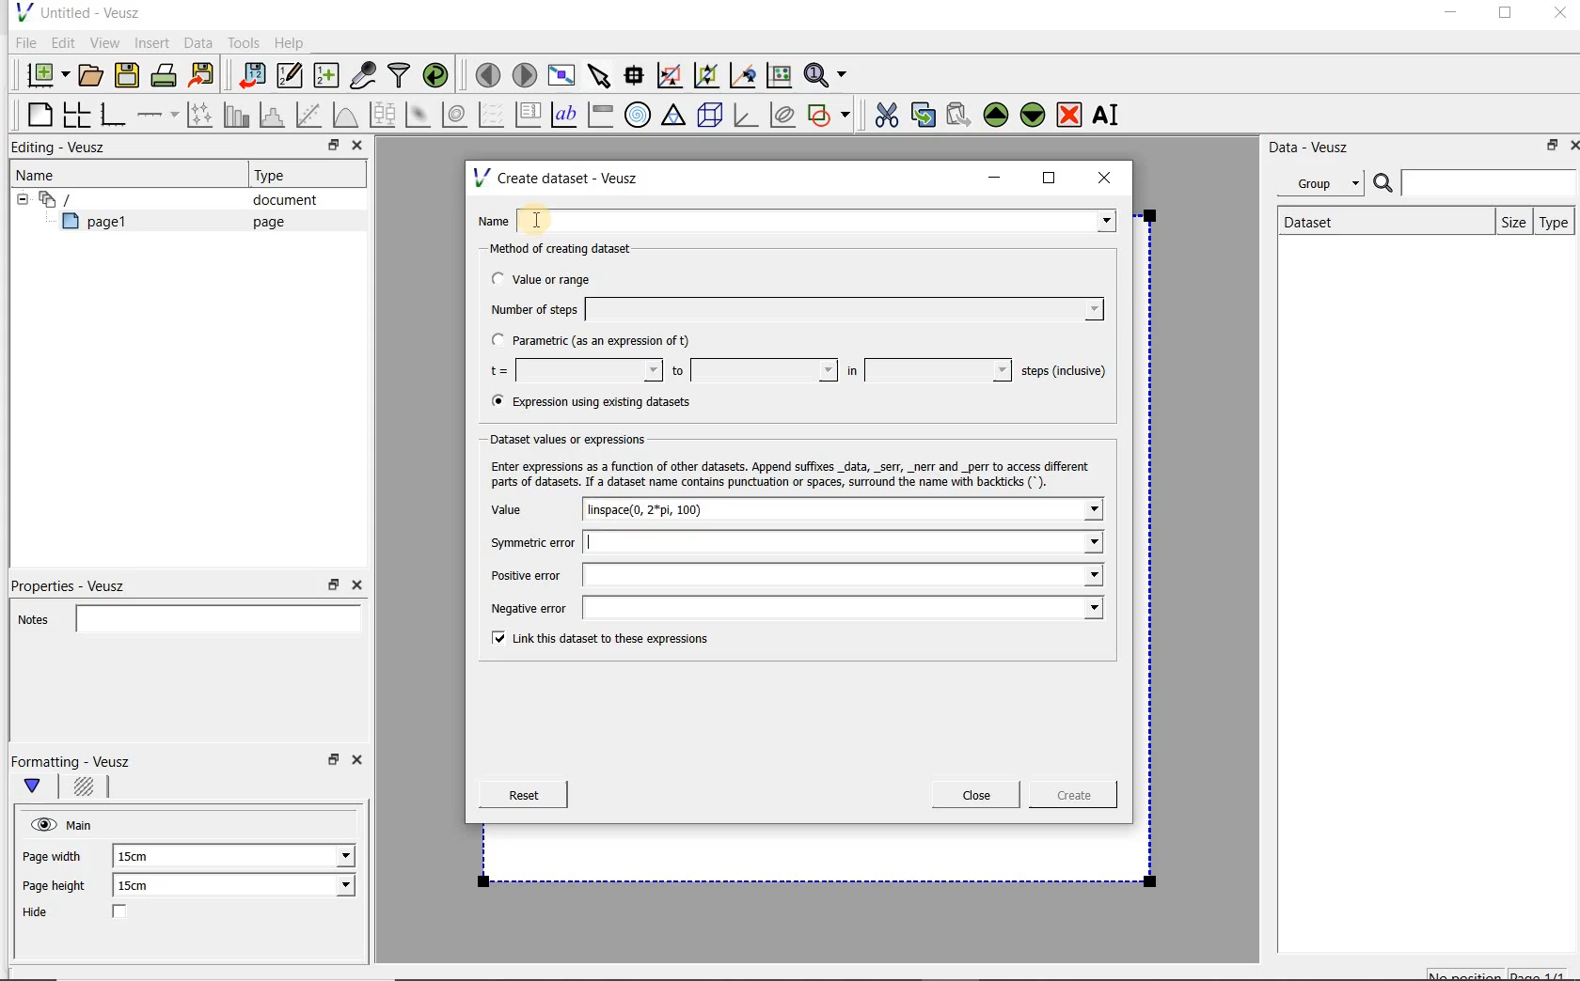 This screenshot has width=1580, height=981. What do you see at coordinates (1547, 148) in the screenshot?
I see `restore down` at bounding box center [1547, 148].